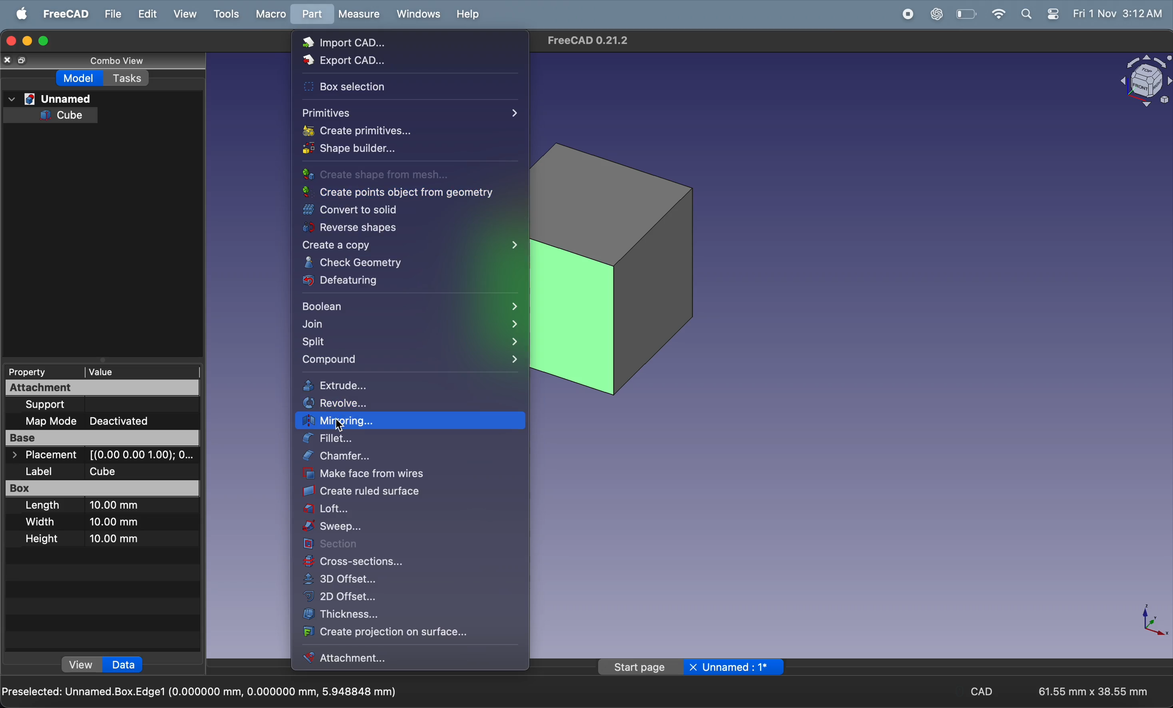 The image size is (1173, 708). What do you see at coordinates (398, 227) in the screenshot?
I see `reverse shapes` at bounding box center [398, 227].